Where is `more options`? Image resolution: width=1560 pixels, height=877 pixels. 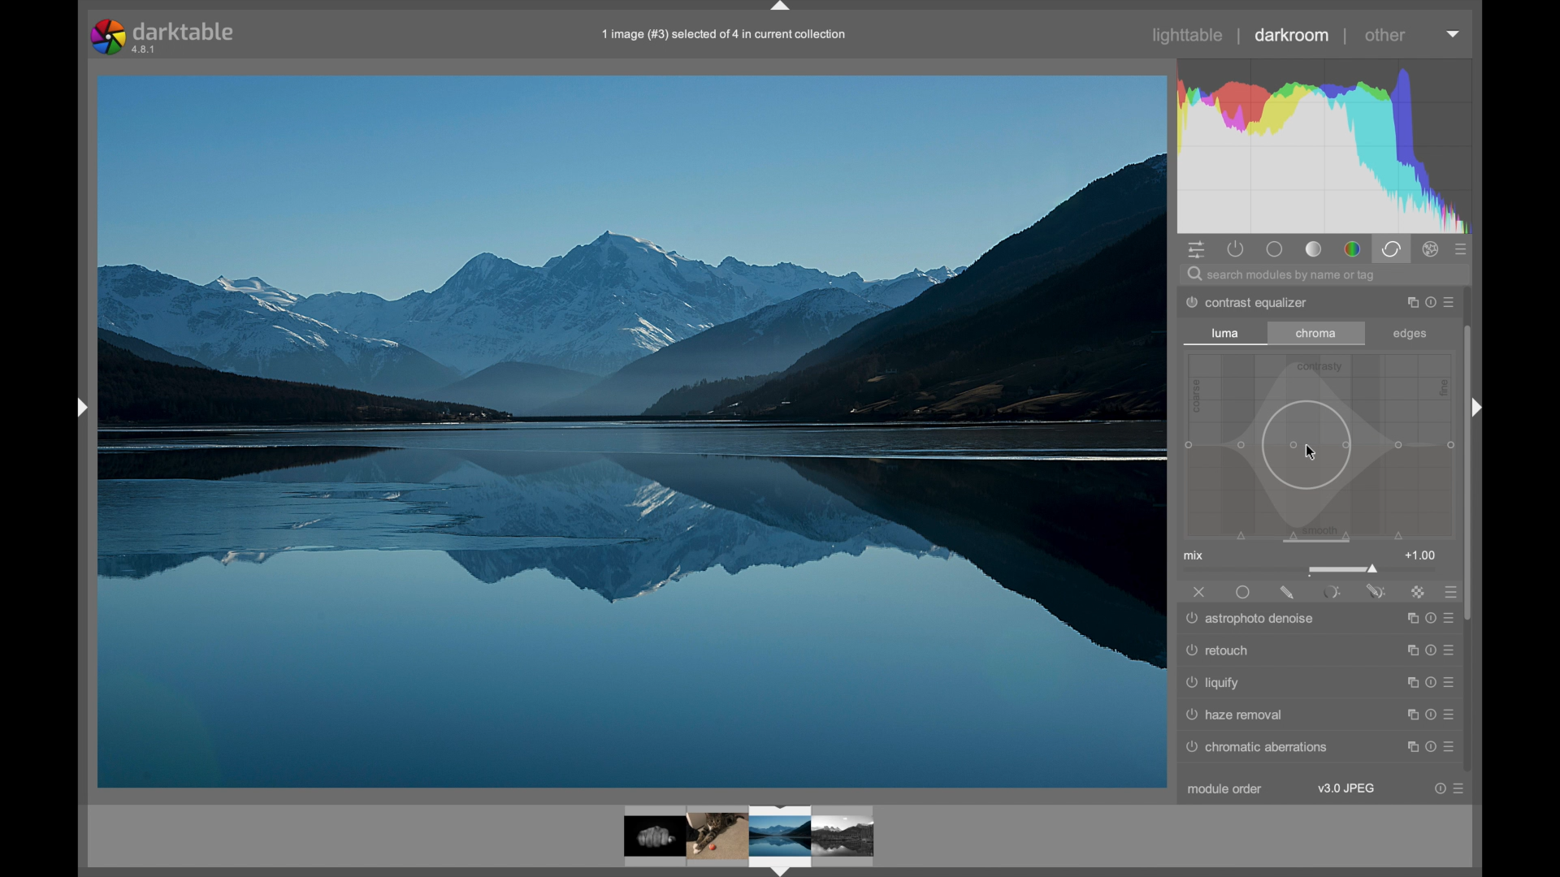
more options is located at coordinates (1428, 687).